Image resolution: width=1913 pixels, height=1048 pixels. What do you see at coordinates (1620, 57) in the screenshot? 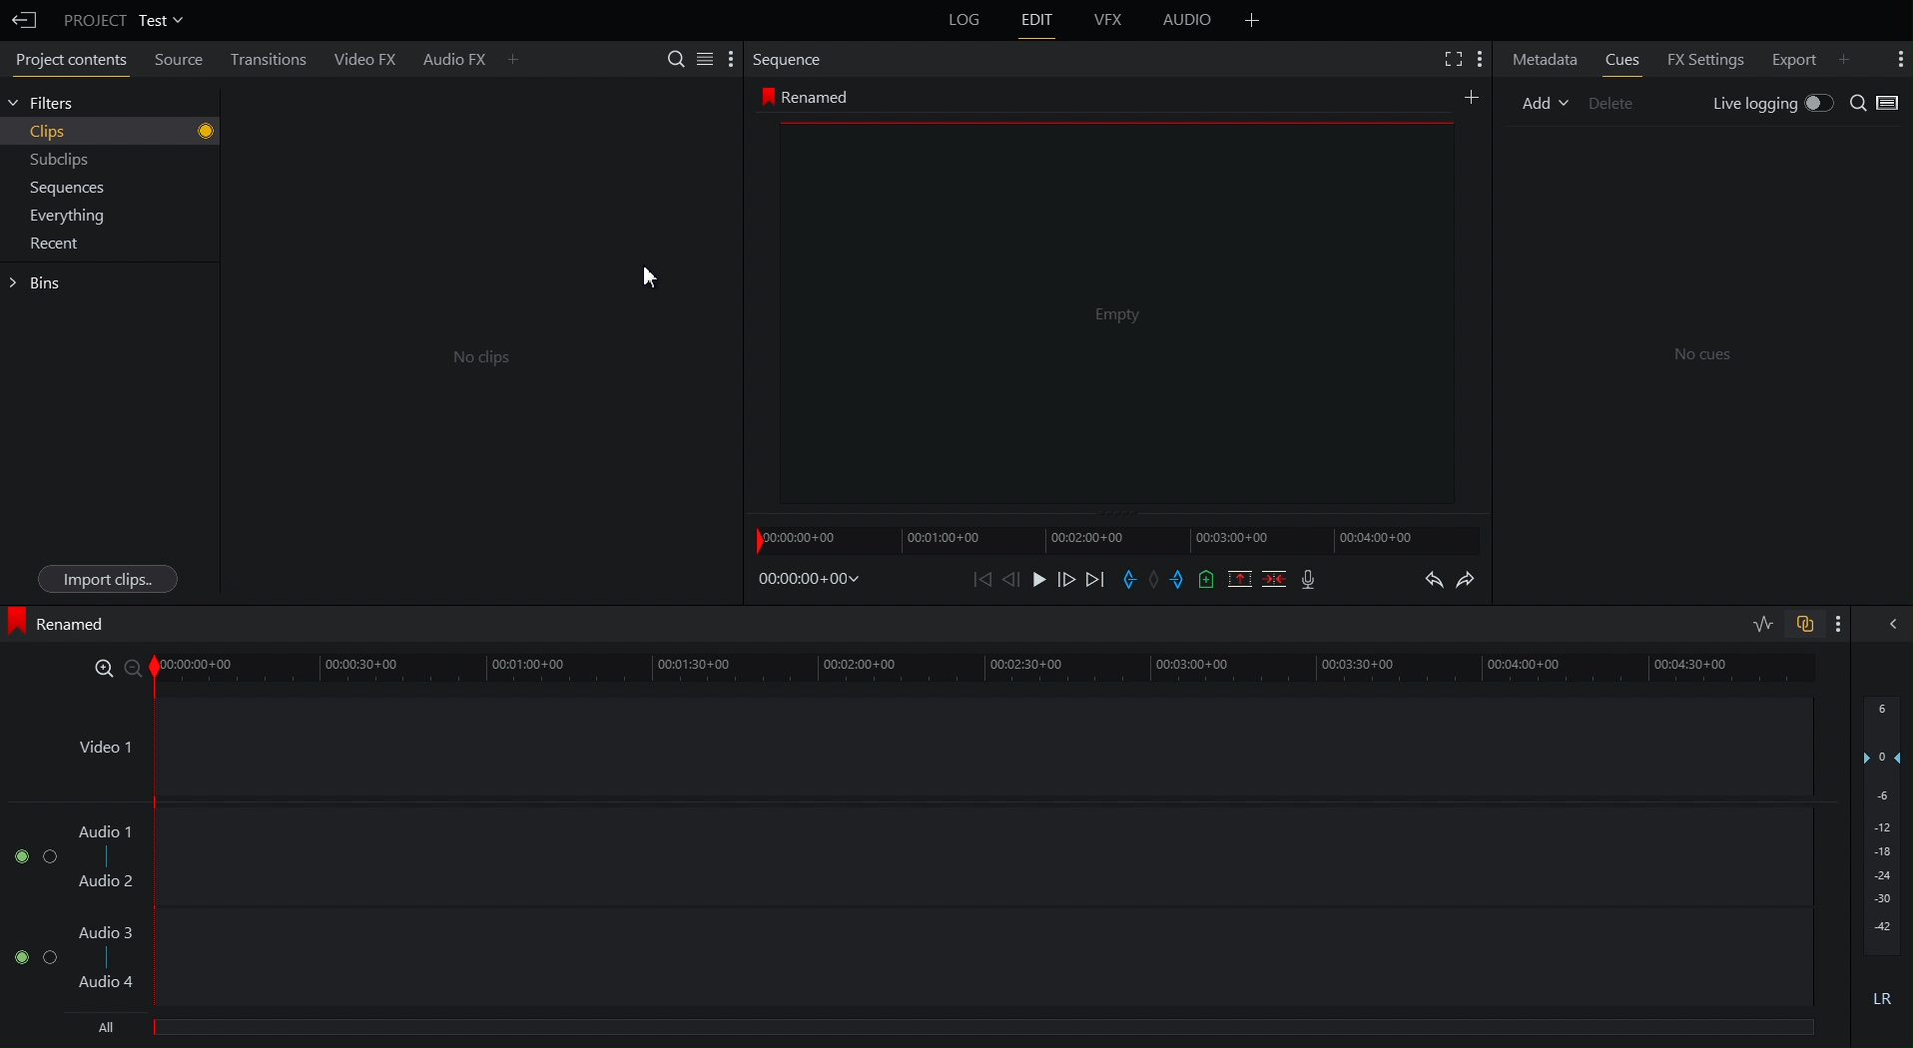
I see `Cues` at bounding box center [1620, 57].